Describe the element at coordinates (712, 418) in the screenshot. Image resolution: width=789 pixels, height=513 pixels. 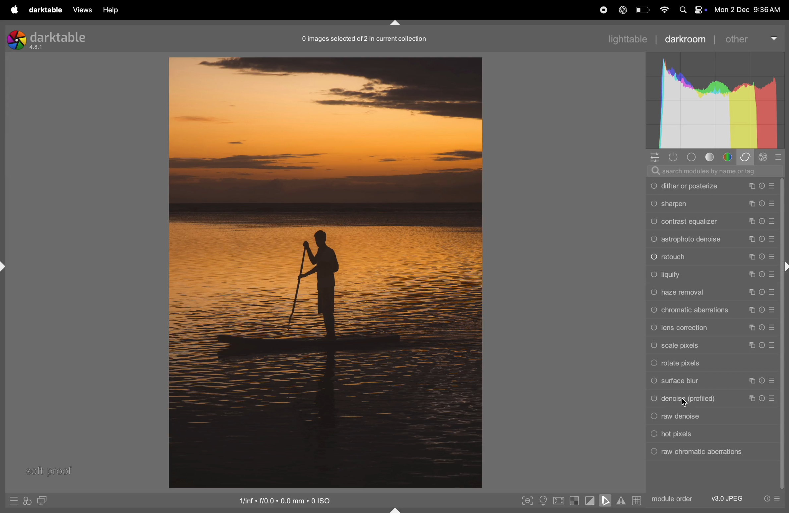
I see `eaw denoise` at that location.